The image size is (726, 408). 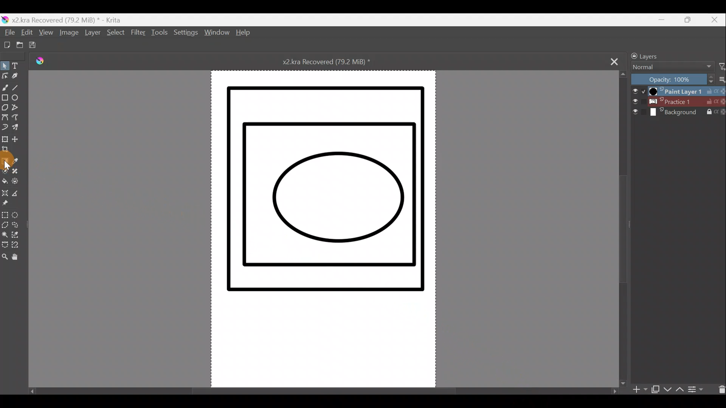 What do you see at coordinates (321, 389) in the screenshot?
I see `Scroll bar` at bounding box center [321, 389].